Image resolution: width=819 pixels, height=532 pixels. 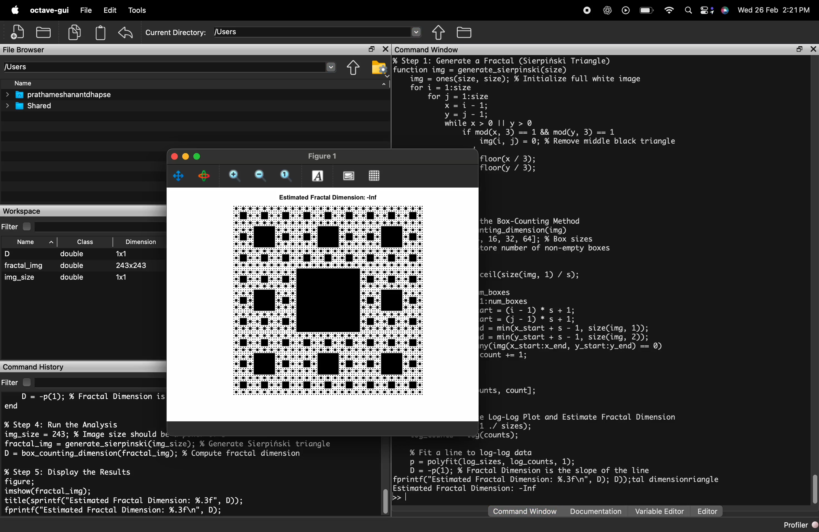 What do you see at coordinates (317, 175) in the screenshot?
I see `text` at bounding box center [317, 175].